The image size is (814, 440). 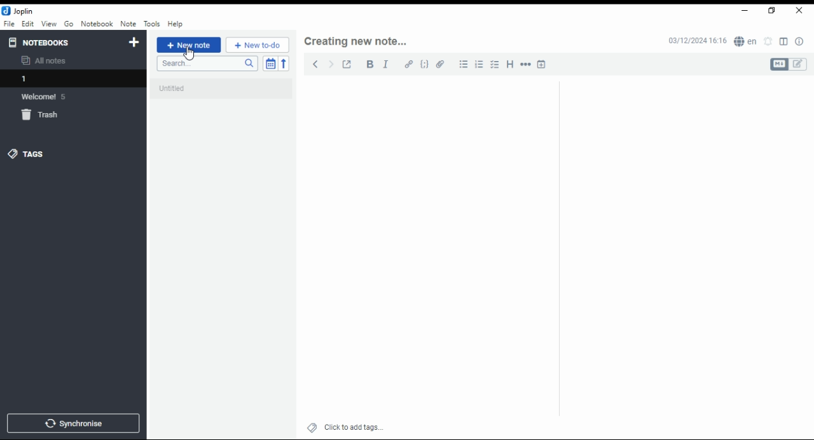 I want to click on notebook 1, so click(x=46, y=80).